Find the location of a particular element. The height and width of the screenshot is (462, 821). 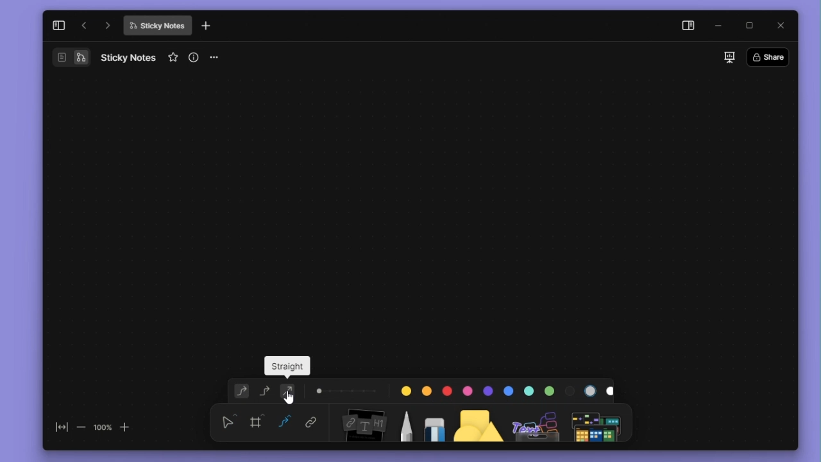

thickness is located at coordinates (347, 389).